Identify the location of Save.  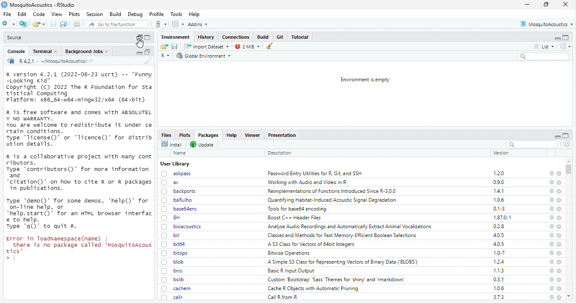
(175, 46).